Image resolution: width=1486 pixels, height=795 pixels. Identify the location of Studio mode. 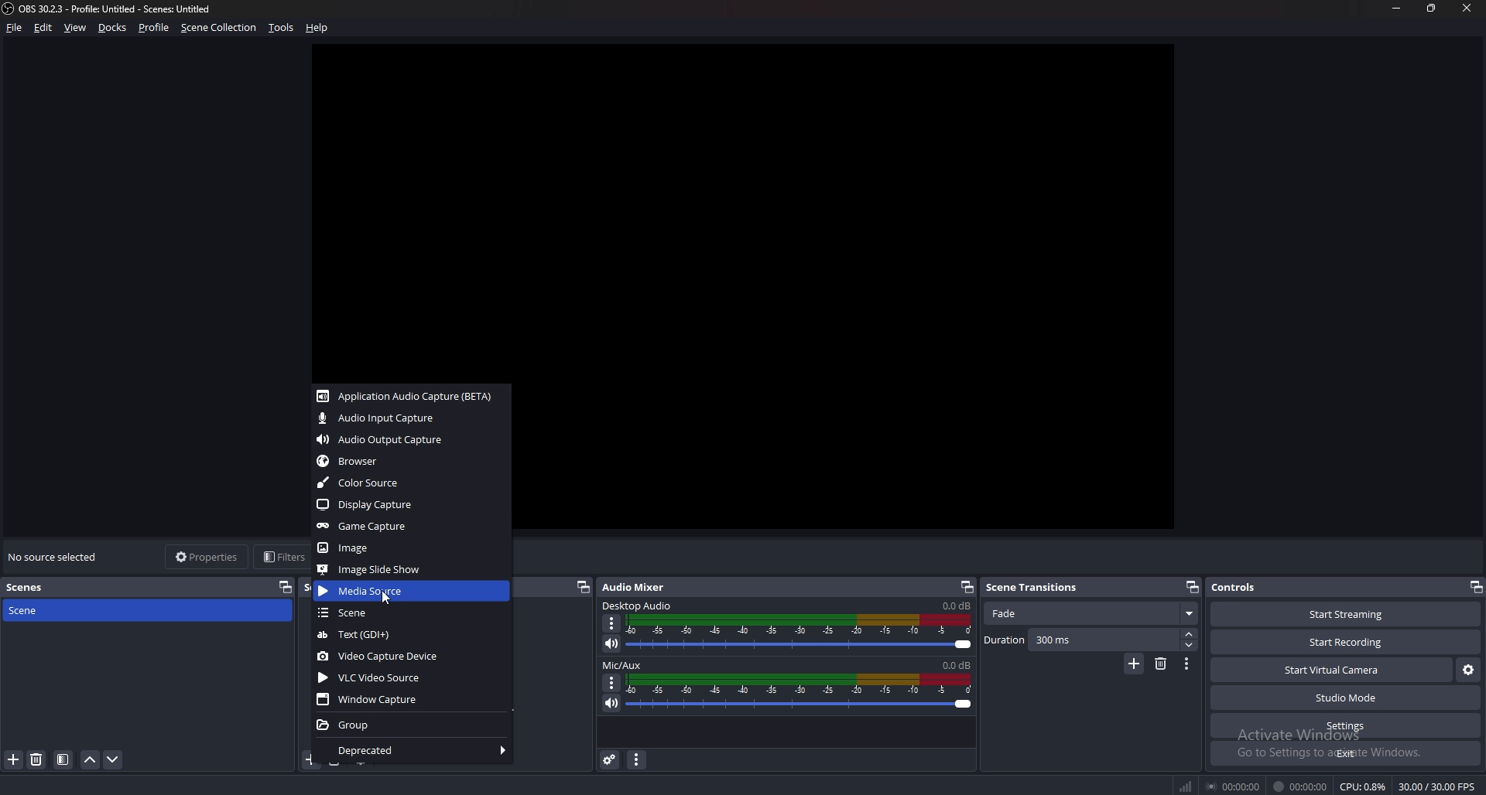
(1347, 698).